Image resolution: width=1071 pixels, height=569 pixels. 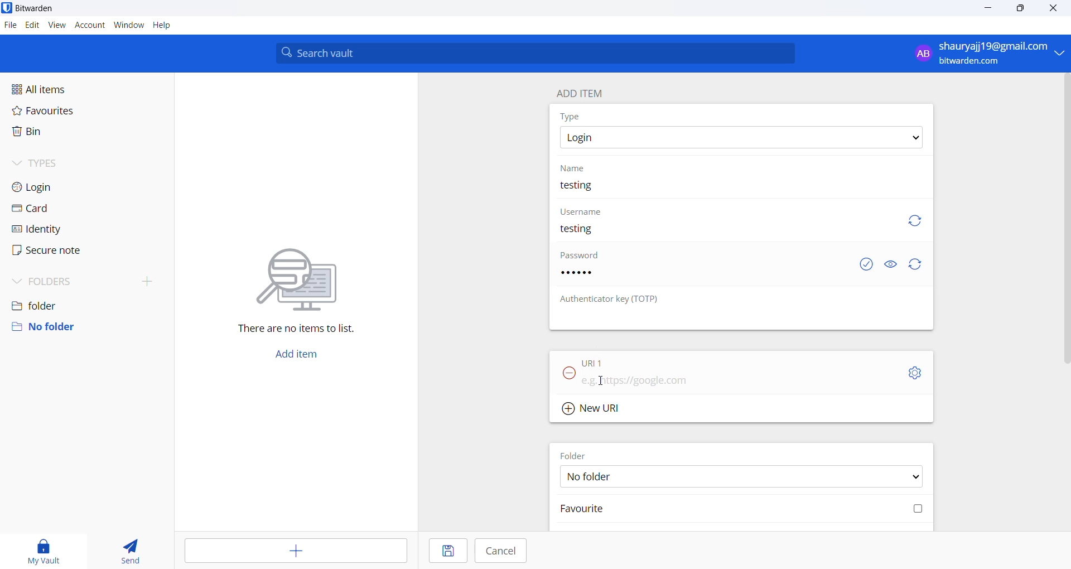 What do you see at coordinates (89, 279) in the screenshot?
I see `folders` at bounding box center [89, 279].